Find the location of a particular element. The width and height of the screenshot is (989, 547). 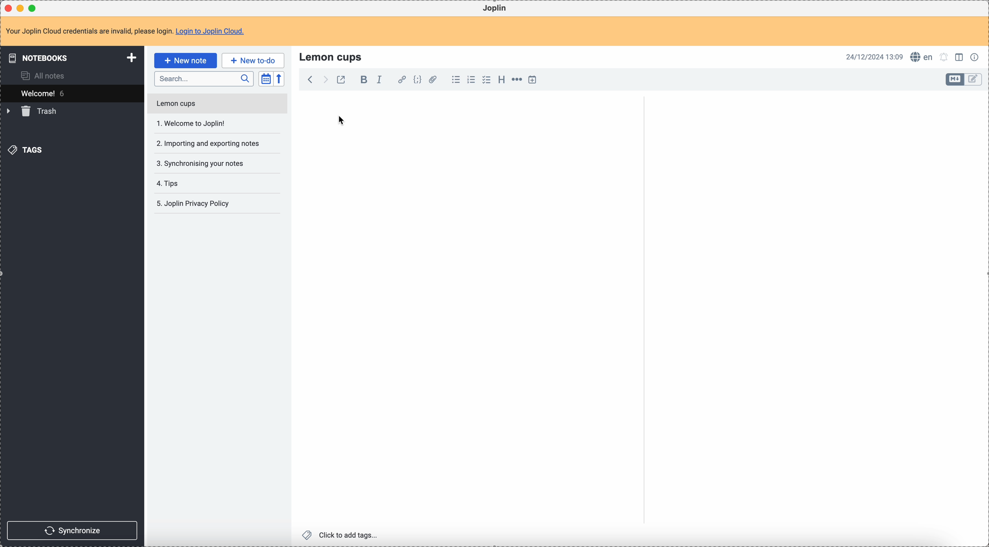

horizontal rule is located at coordinates (516, 81).